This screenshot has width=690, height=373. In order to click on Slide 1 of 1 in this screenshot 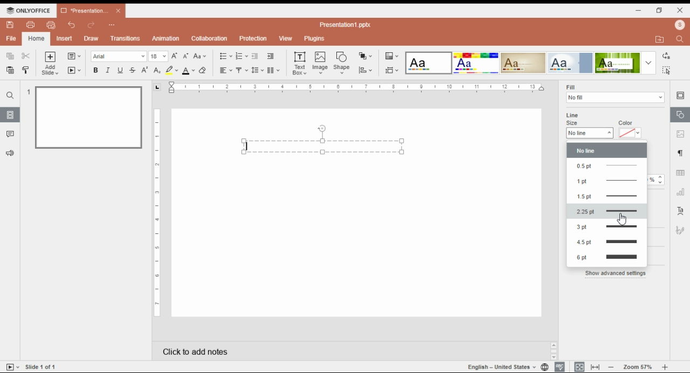, I will do `click(41, 367)`.